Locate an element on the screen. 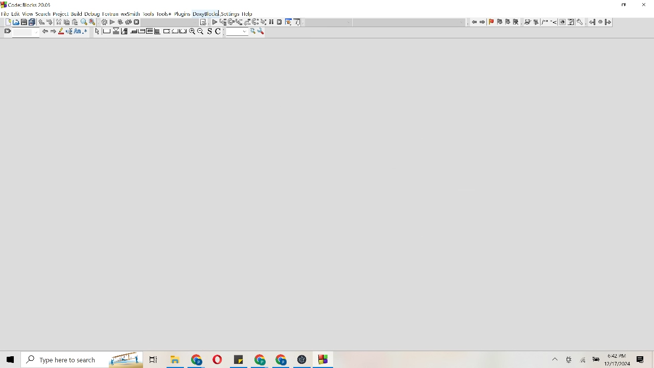 The image size is (654, 368). Cancel is located at coordinates (280, 22).